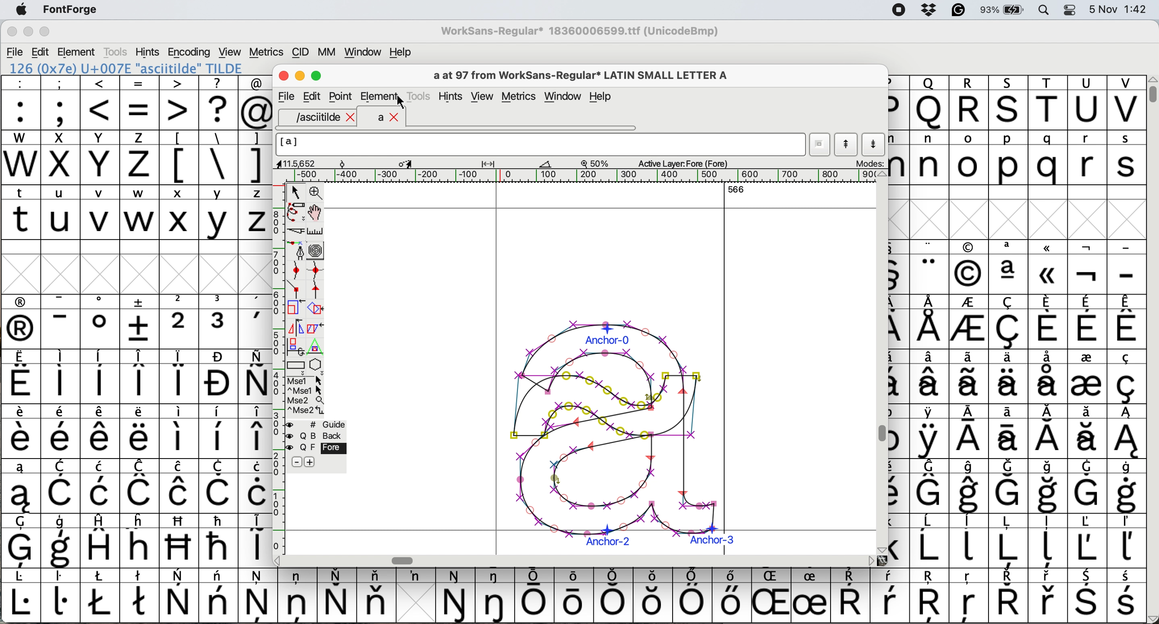  I want to click on v, so click(100, 214).